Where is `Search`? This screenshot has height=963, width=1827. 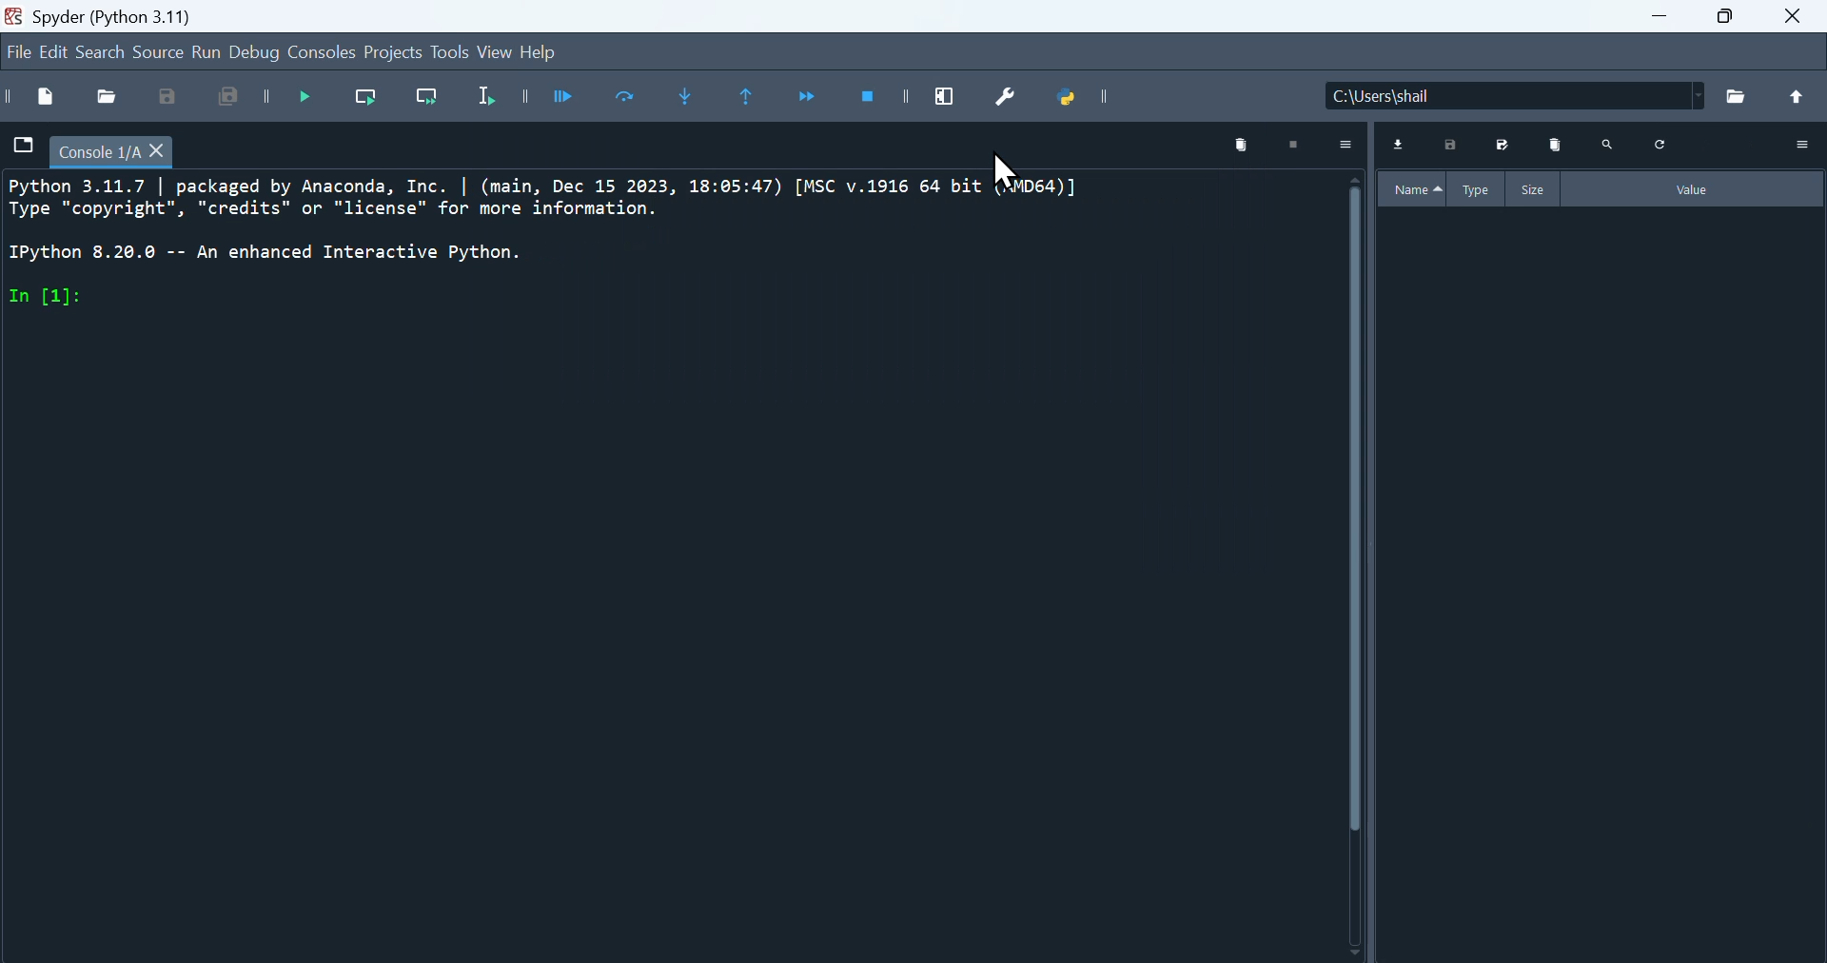 Search is located at coordinates (1611, 144).